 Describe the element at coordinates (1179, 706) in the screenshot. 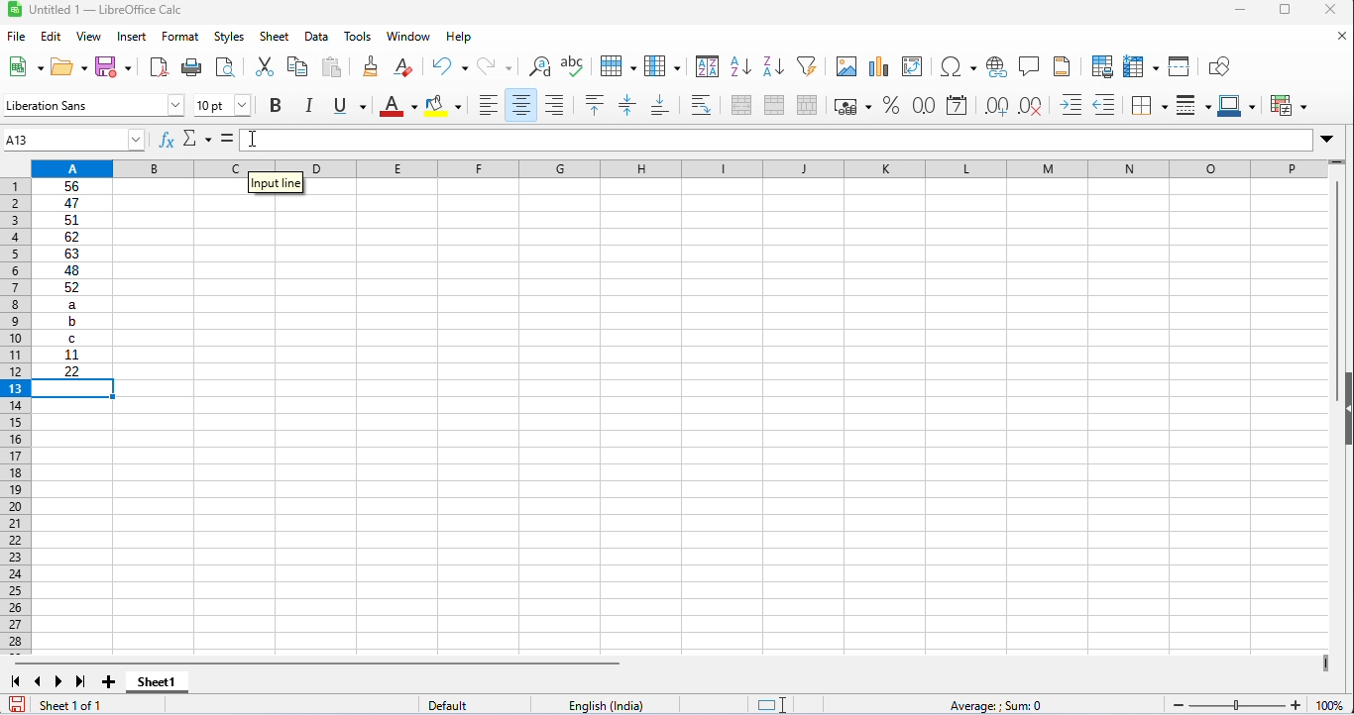

I see `Zoom out` at that location.